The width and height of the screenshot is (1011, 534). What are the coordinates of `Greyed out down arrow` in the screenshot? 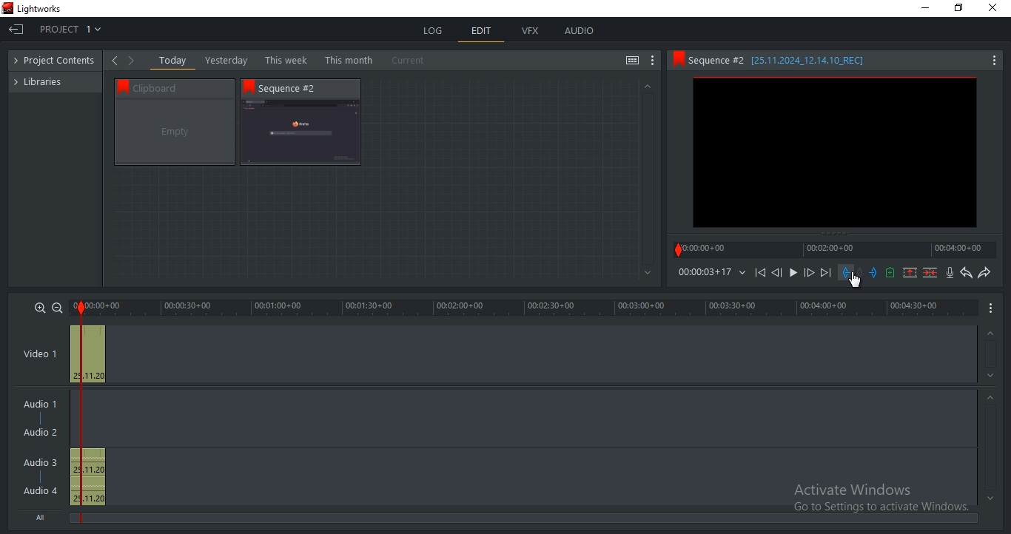 It's located at (648, 274).